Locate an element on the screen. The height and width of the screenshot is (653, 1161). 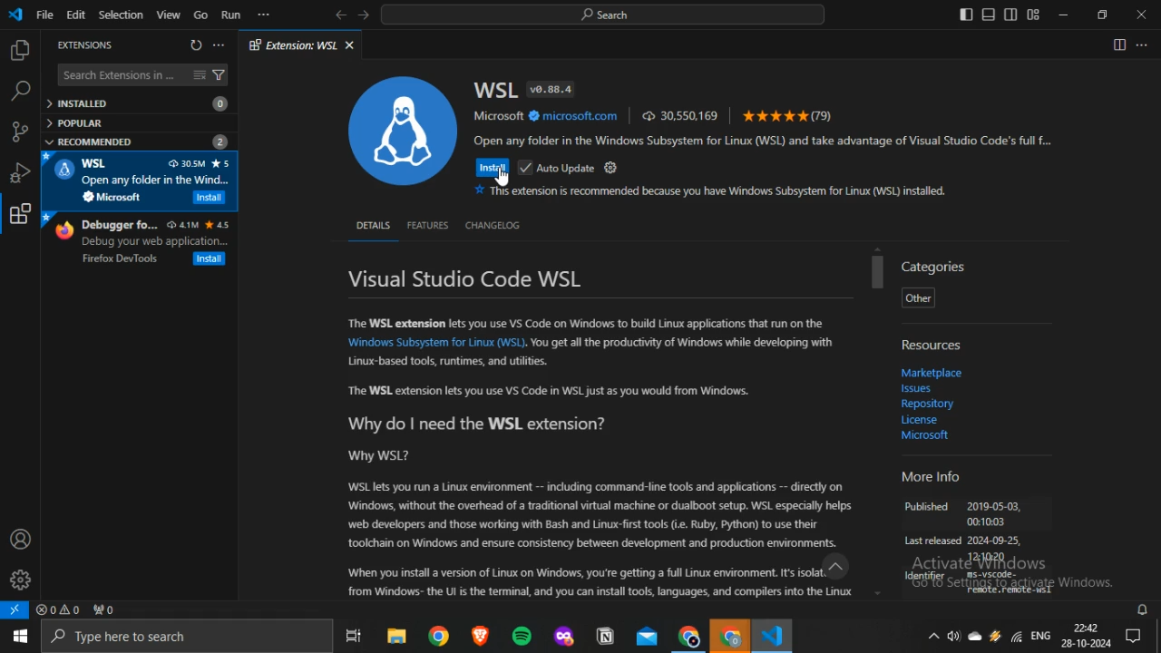
Go is located at coordinates (200, 15).